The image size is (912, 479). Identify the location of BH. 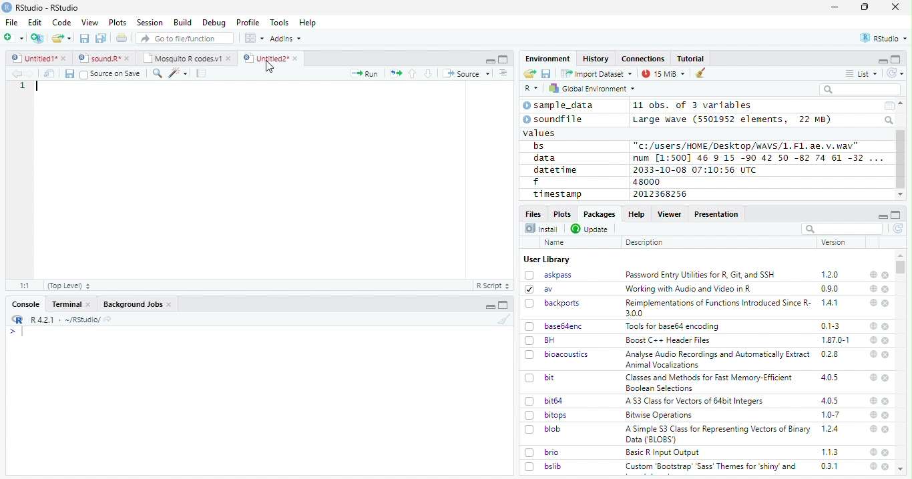
(541, 340).